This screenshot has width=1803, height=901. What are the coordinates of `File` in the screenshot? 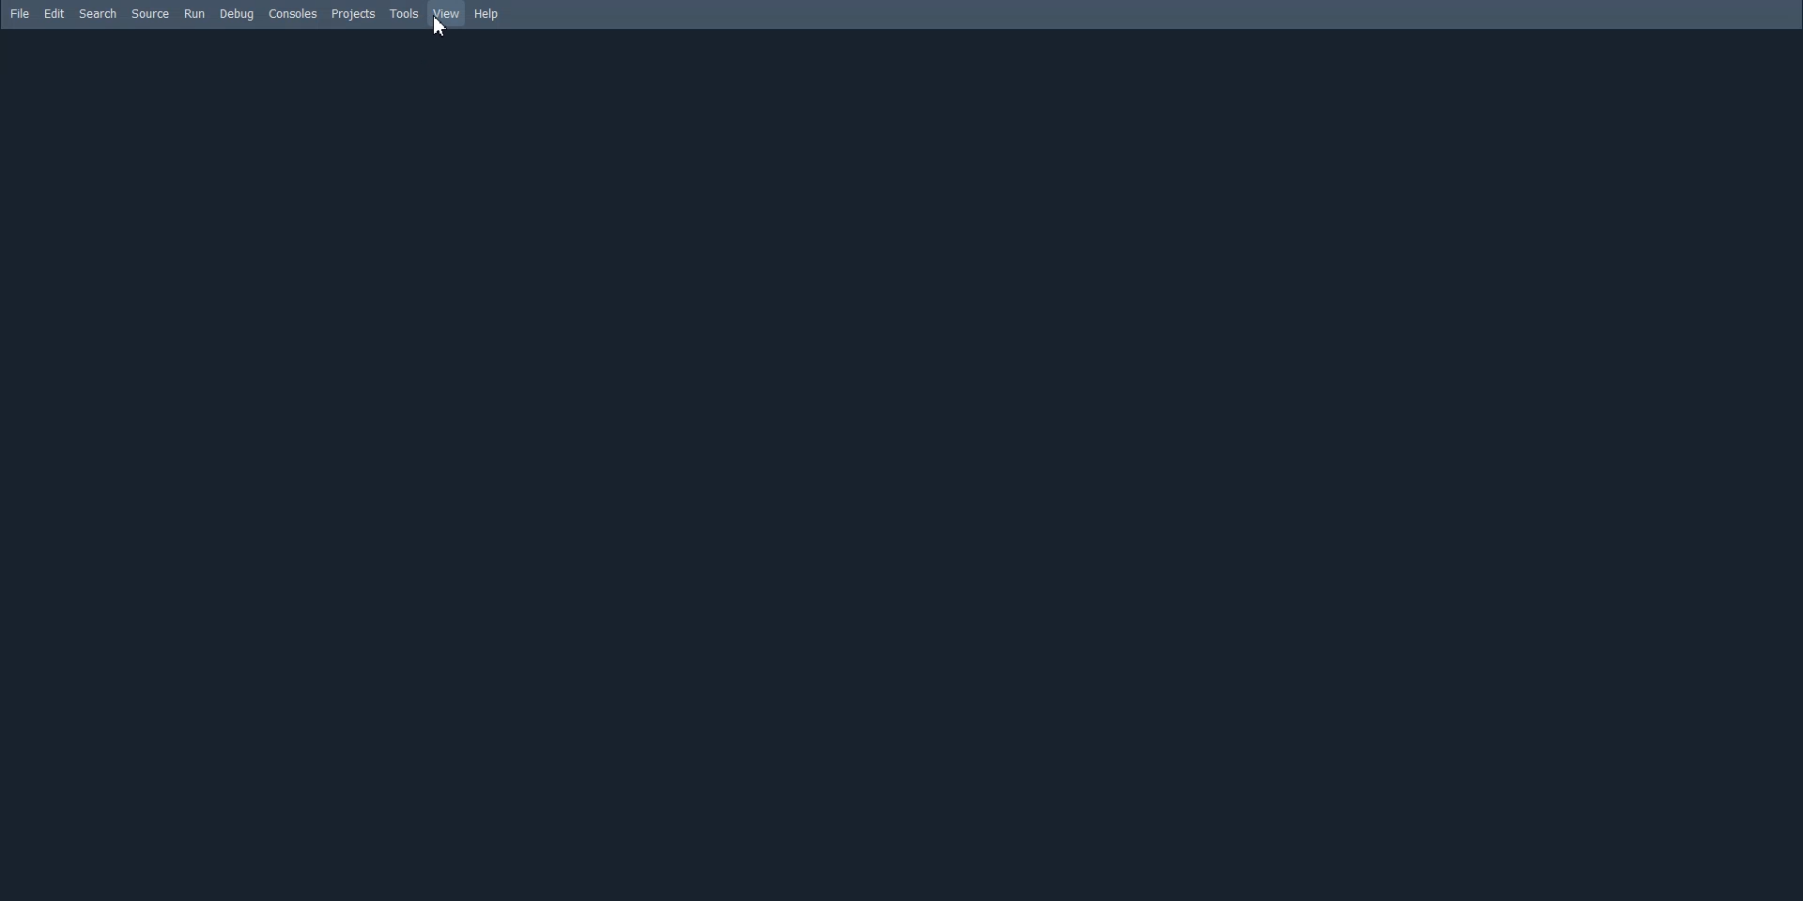 It's located at (20, 13).